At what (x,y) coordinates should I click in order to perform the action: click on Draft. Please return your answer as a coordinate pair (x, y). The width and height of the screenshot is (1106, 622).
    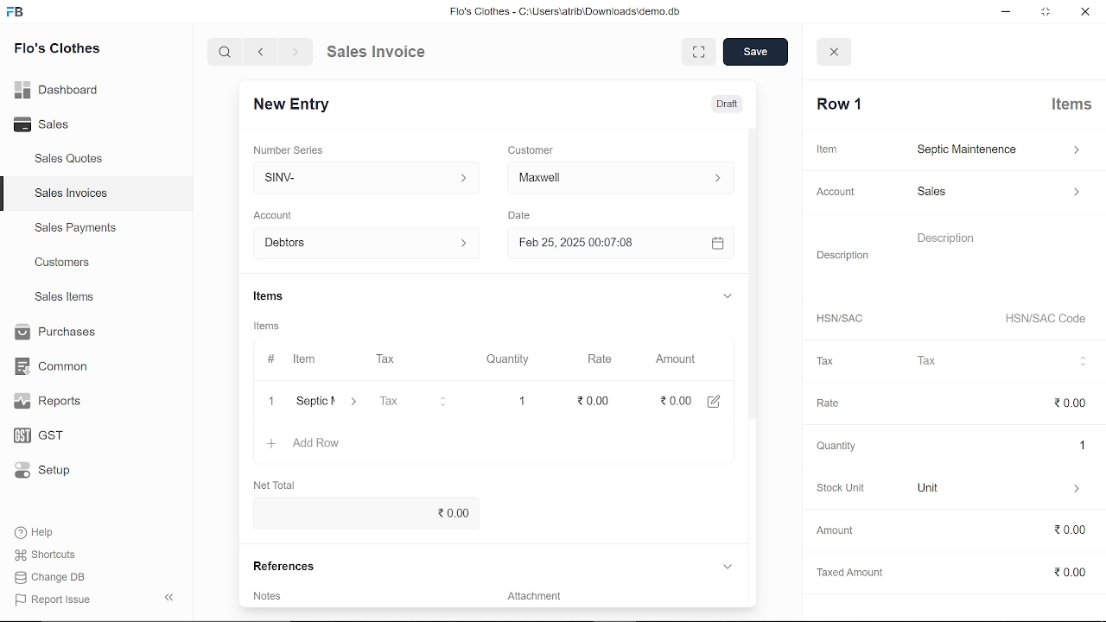
    Looking at the image, I should click on (728, 102).